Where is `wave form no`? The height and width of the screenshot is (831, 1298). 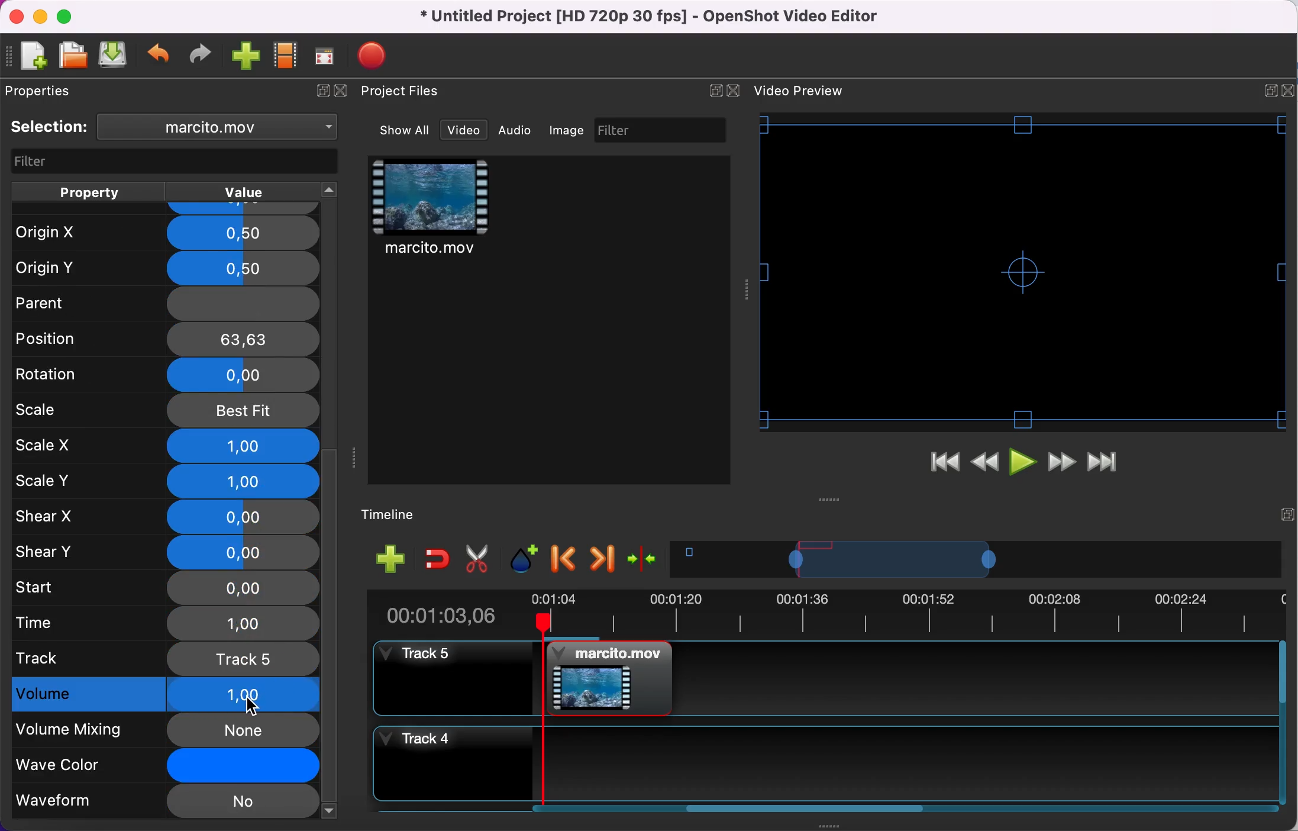
wave form no is located at coordinates (164, 803).